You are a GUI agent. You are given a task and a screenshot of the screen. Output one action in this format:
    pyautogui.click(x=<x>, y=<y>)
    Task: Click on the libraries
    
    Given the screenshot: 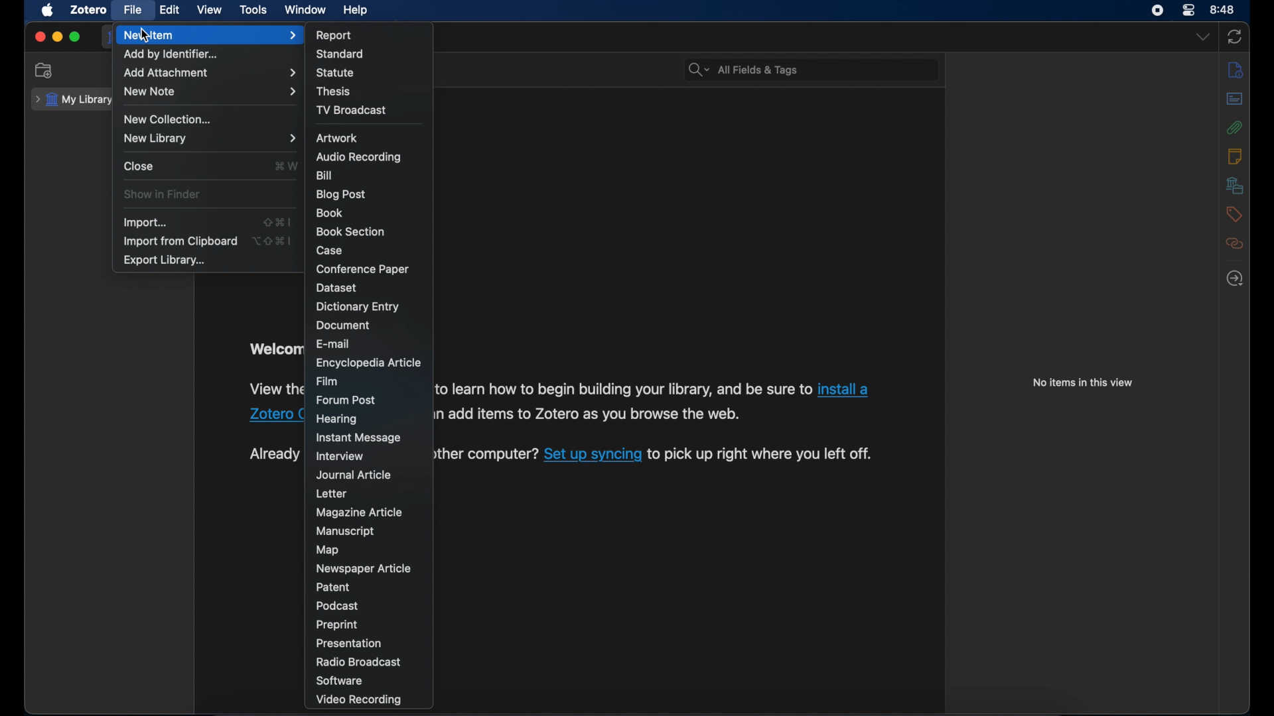 What is the action you would take?
    pyautogui.click(x=1235, y=185)
    